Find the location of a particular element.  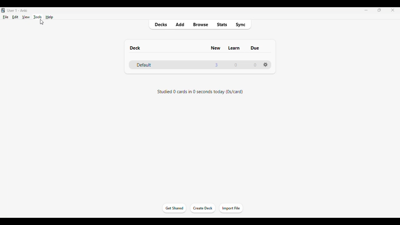

due is located at coordinates (255, 48).